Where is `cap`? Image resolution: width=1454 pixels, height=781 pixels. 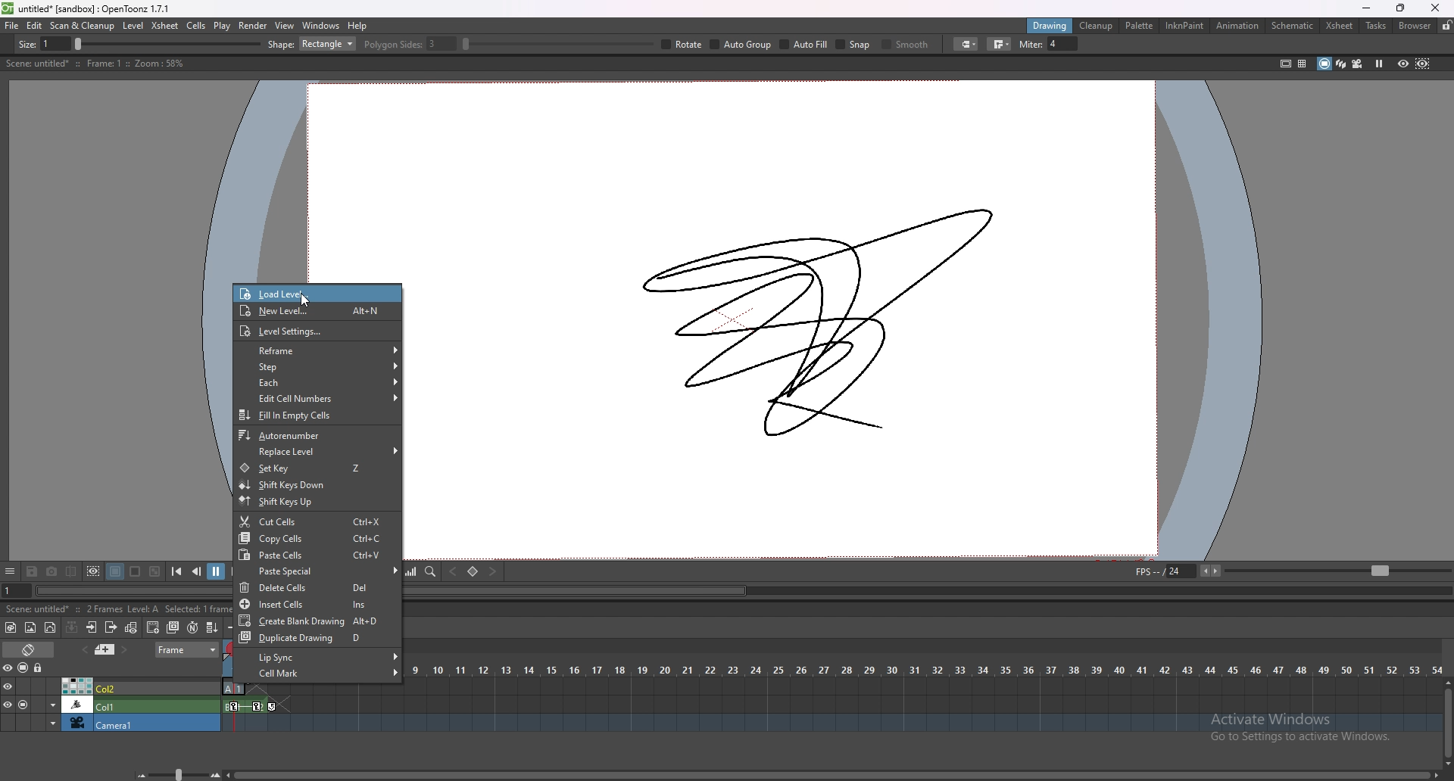
cap is located at coordinates (1230, 45).